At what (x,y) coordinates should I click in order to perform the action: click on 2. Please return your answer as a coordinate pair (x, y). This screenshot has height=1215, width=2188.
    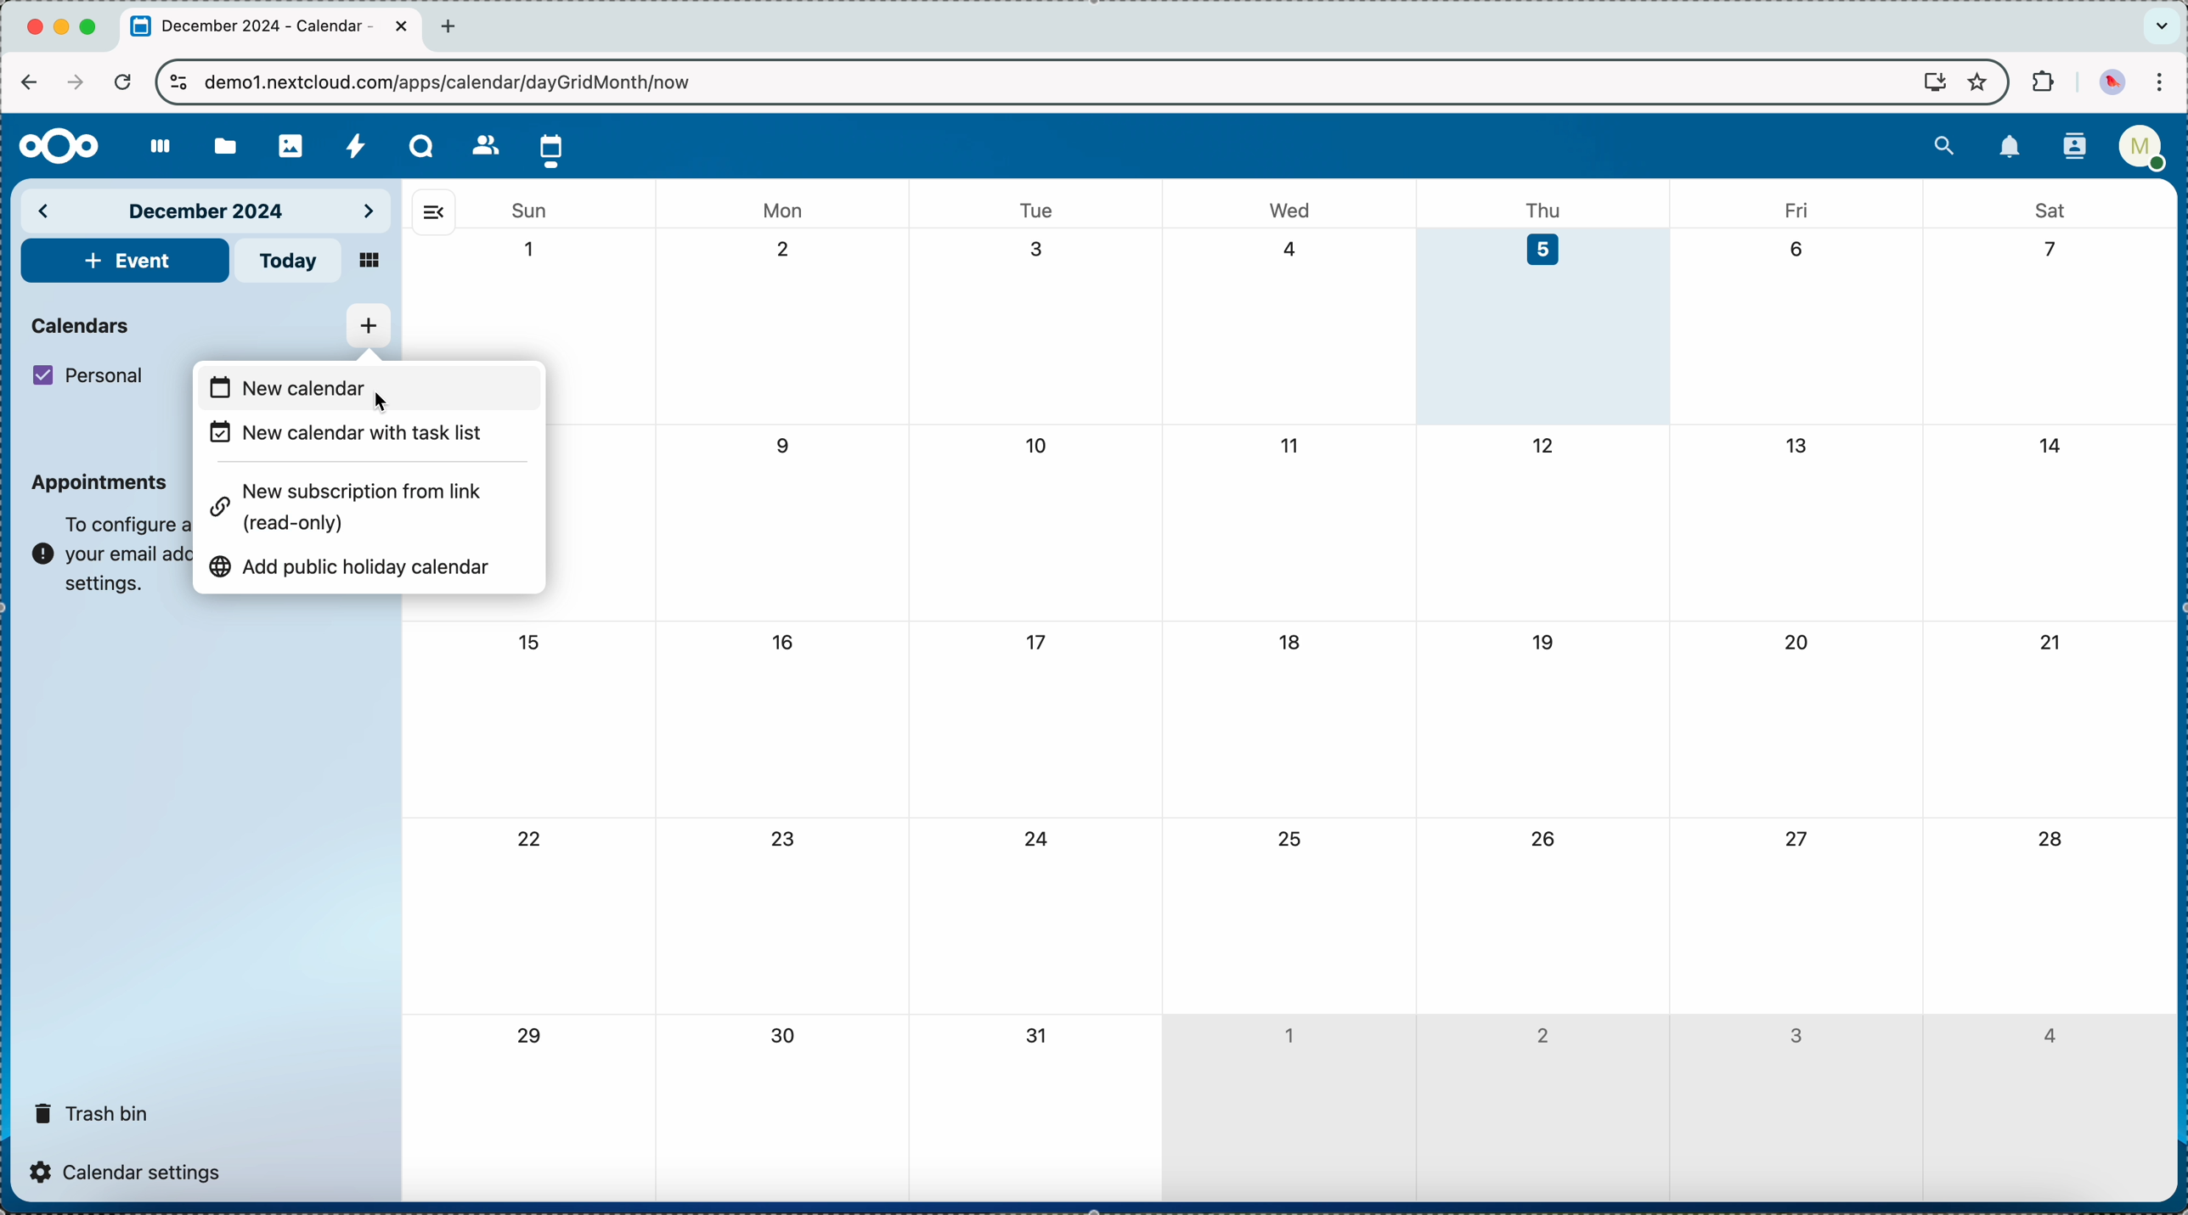
    Looking at the image, I should click on (790, 250).